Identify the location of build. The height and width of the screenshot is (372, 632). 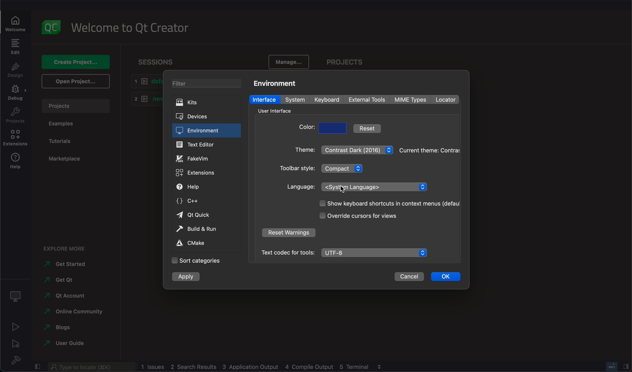
(206, 229).